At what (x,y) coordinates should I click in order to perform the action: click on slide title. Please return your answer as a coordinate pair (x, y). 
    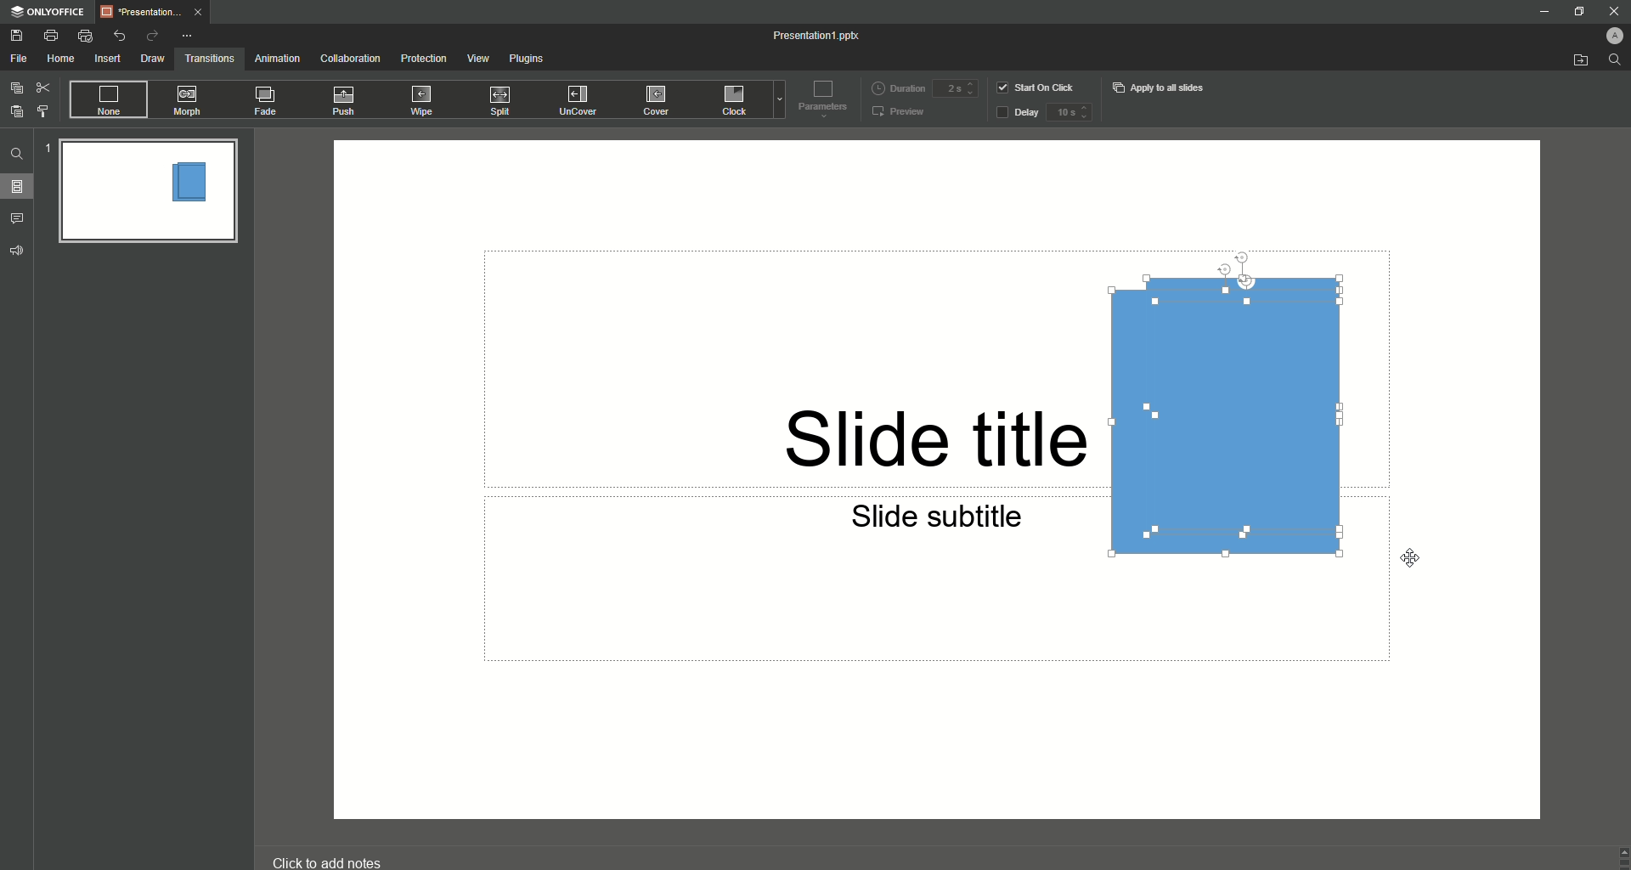
    Looking at the image, I should click on (926, 436).